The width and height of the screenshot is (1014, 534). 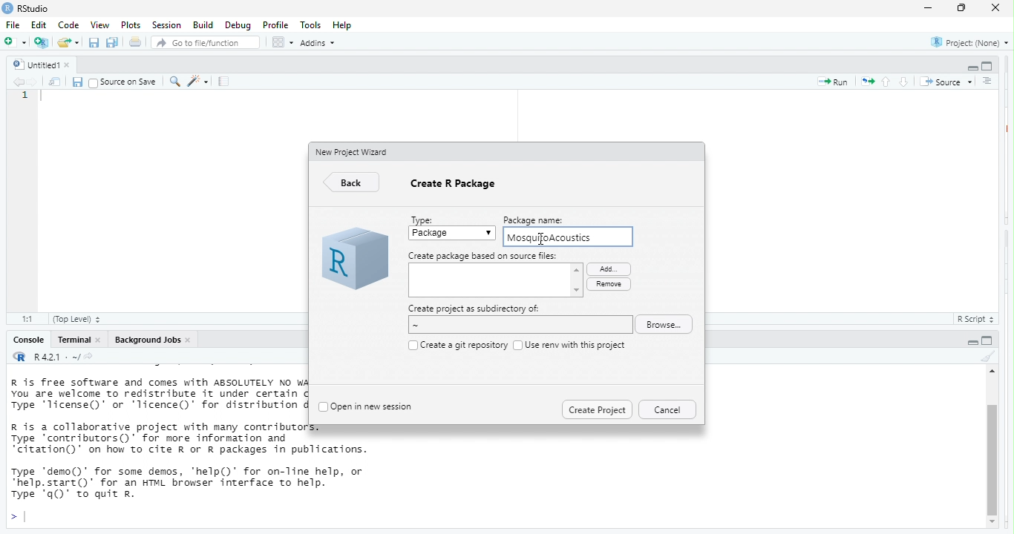 What do you see at coordinates (375, 405) in the screenshot?
I see `Open in new session` at bounding box center [375, 405].